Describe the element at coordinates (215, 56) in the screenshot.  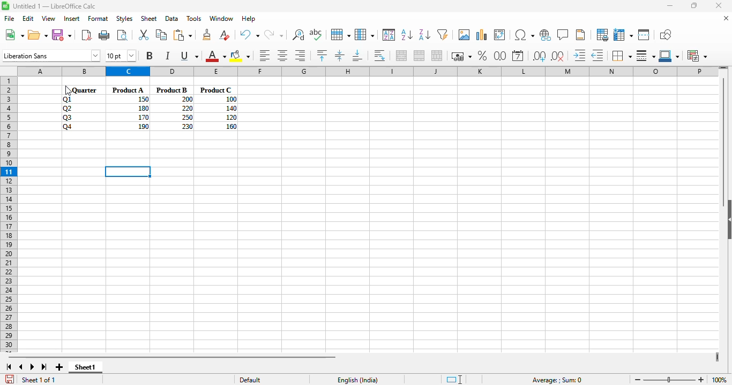
I see `font color` at that location.